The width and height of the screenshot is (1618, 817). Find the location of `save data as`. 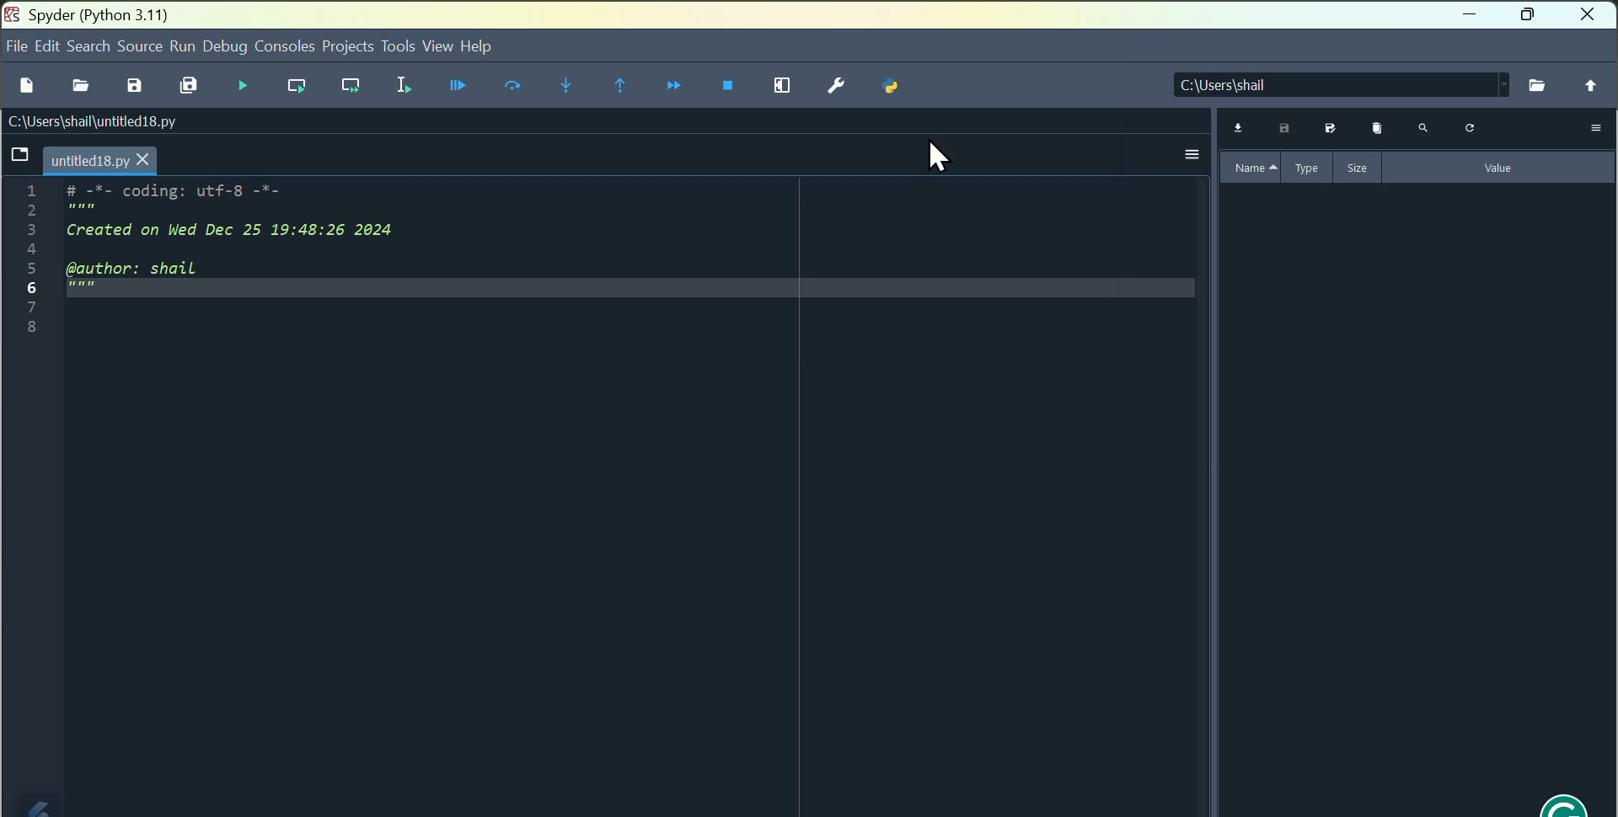

save data as is located at coordinates (1326, 127).